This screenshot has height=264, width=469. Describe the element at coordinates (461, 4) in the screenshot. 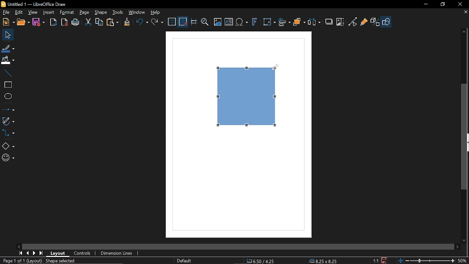

I see `Close` at that location.